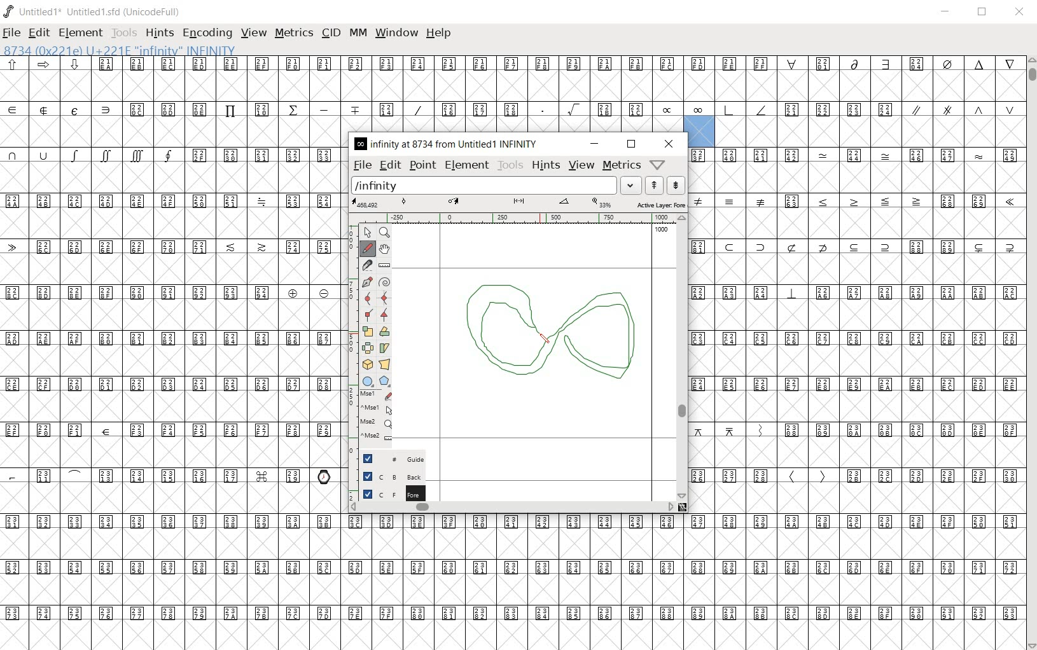 This screenshot has height=650, width=1037. Describe the element at coordinates (548, 336) in the screenshot. I see `Designing infinity symbol` at that location.